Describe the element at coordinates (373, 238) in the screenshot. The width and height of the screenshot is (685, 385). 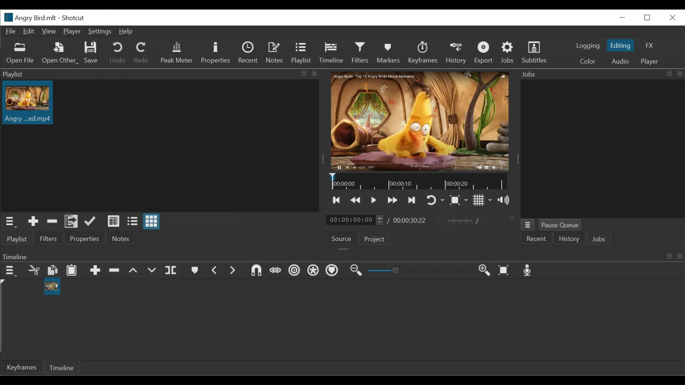
I see `Project` at that location.